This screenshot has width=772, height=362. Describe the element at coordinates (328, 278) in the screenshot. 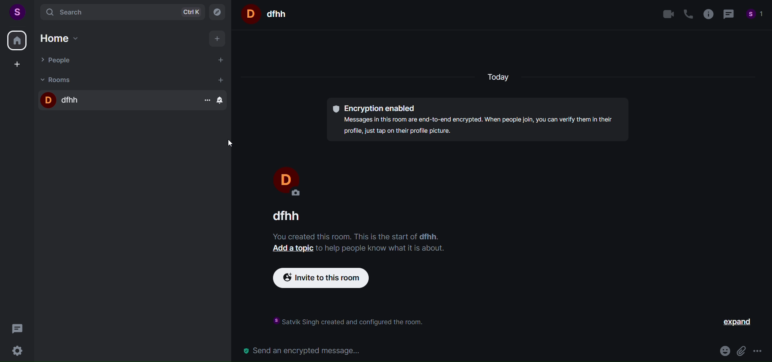

I see `invite to this room` at that location.